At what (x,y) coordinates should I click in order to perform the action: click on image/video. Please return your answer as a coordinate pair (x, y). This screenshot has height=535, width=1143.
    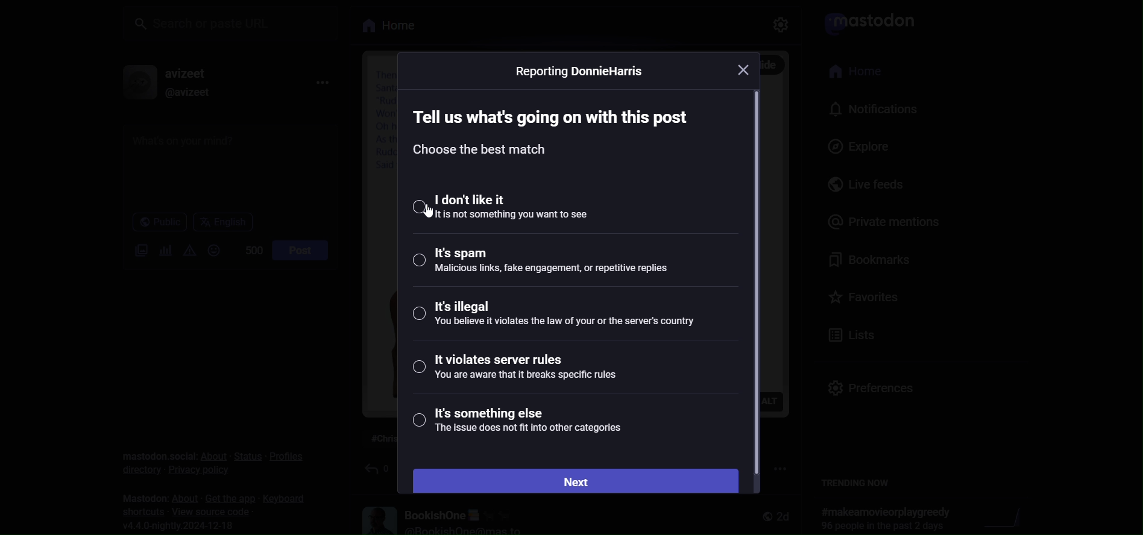
    Looking at the image, I should click on (135, 251).